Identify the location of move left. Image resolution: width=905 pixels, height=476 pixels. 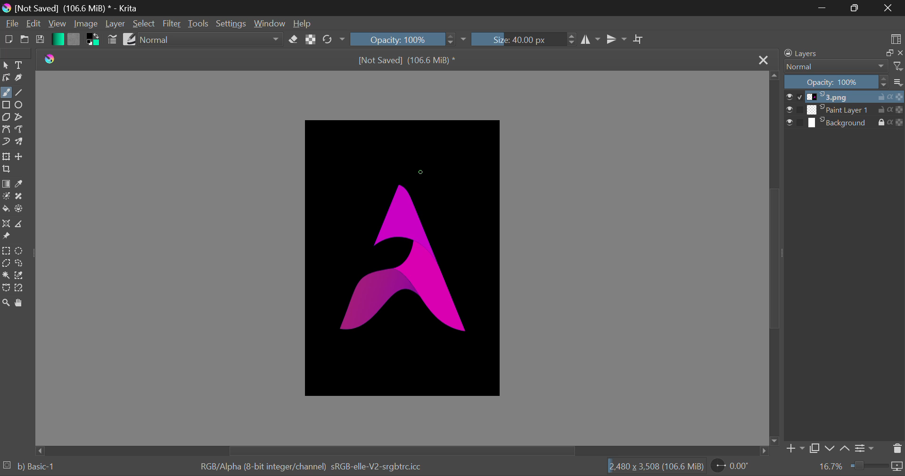
(40, 450).